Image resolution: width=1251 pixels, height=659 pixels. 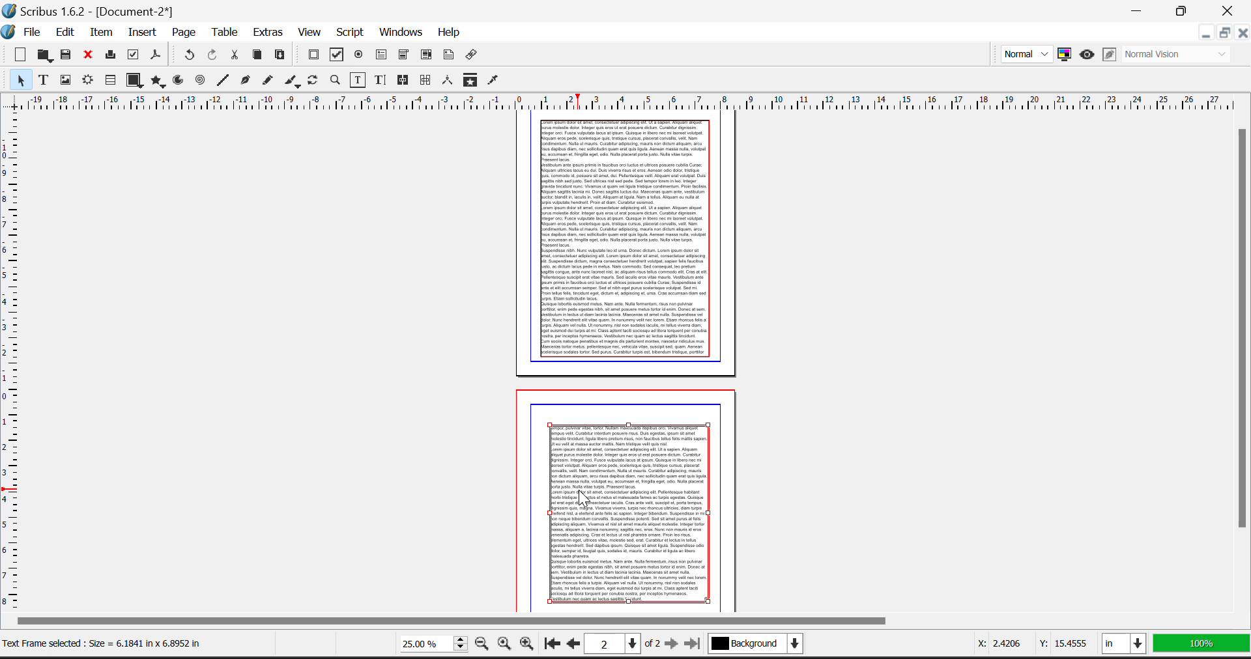 I want to click on Copy, so click(x=258, y=56).